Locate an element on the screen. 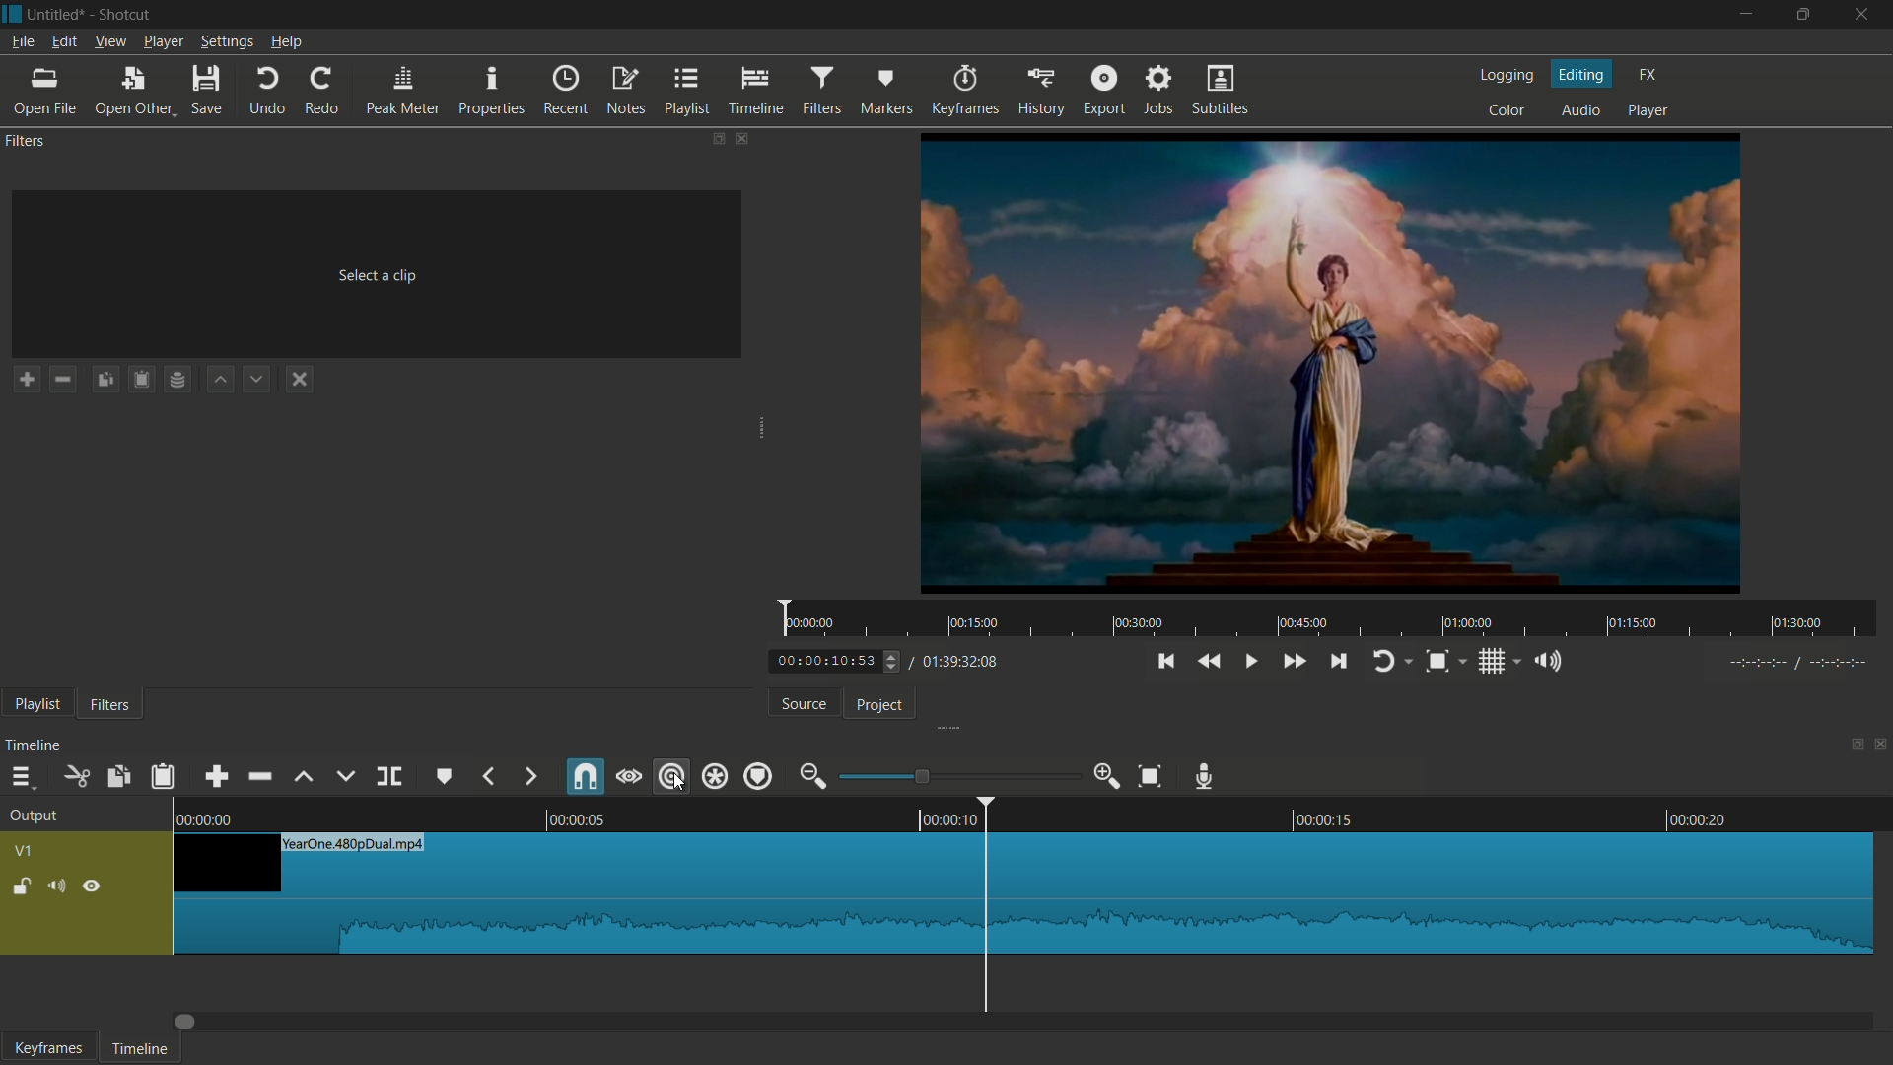 The width and height of the screenshot is (1893, 1065). save filter set is located at coordinates (177, 378).